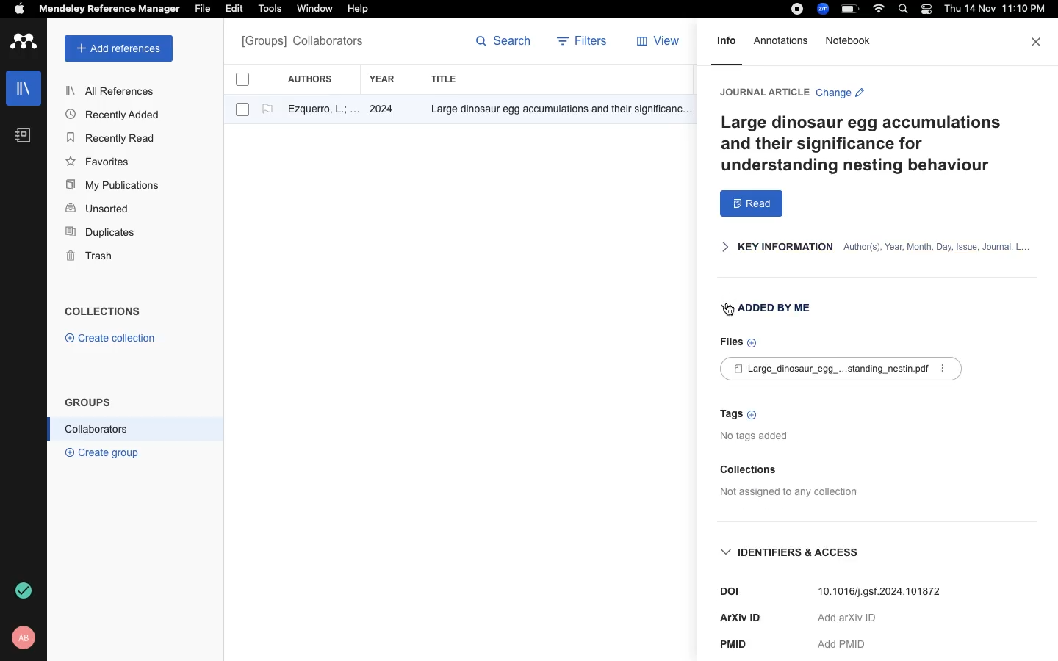 The width and height of the screenshot is (1058, 661). What do you see at coordinates (101, 233) in the screenshot?
I see `Duplicates` at bounding box center [101, 233].